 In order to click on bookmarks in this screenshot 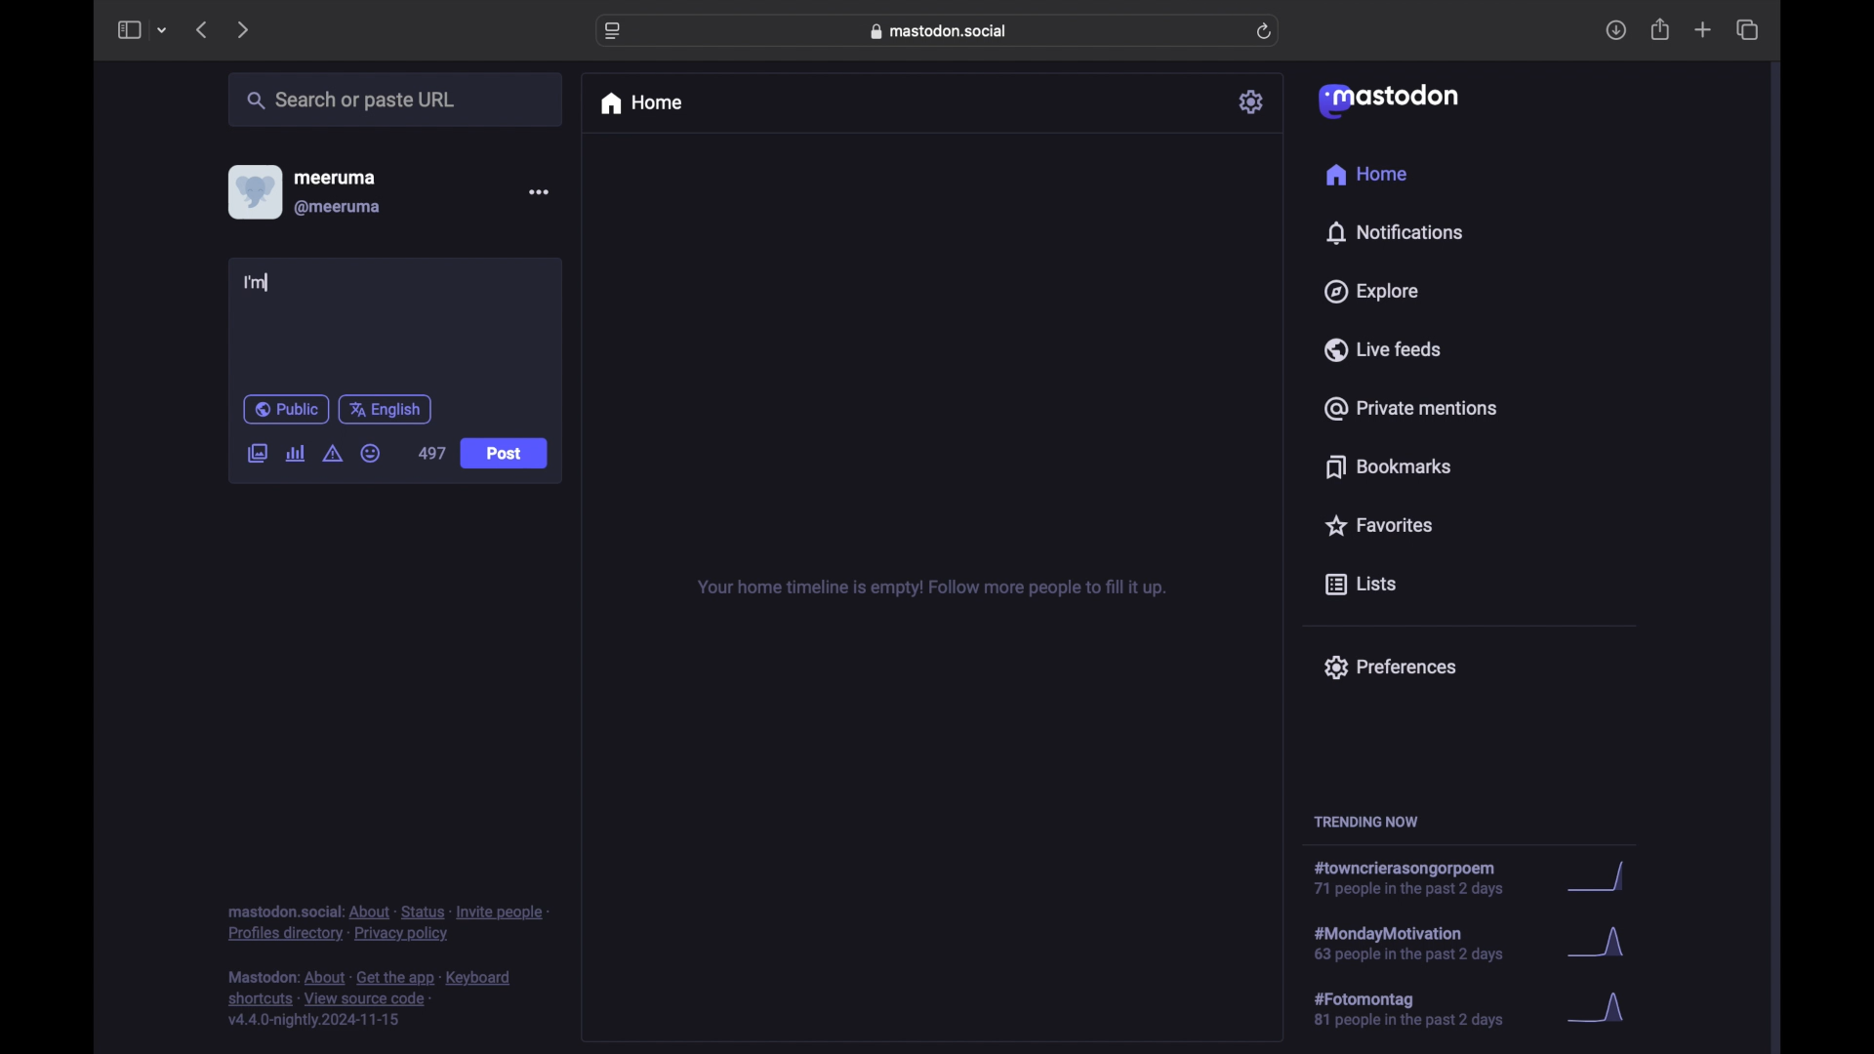, I will do `click(1392, 466)`.